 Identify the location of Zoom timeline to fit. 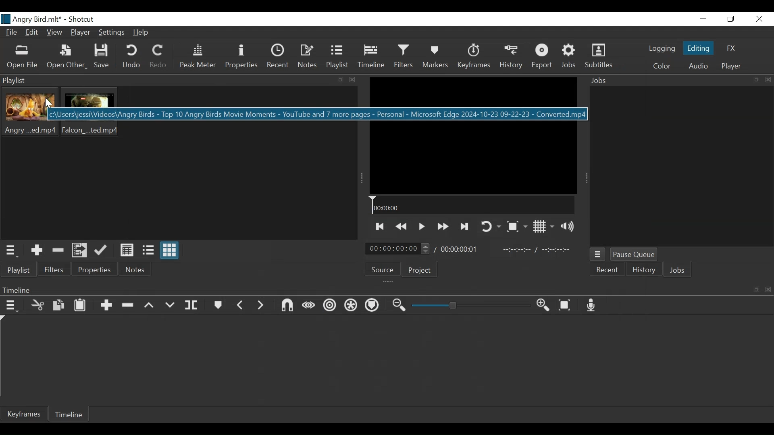
(566, 305).